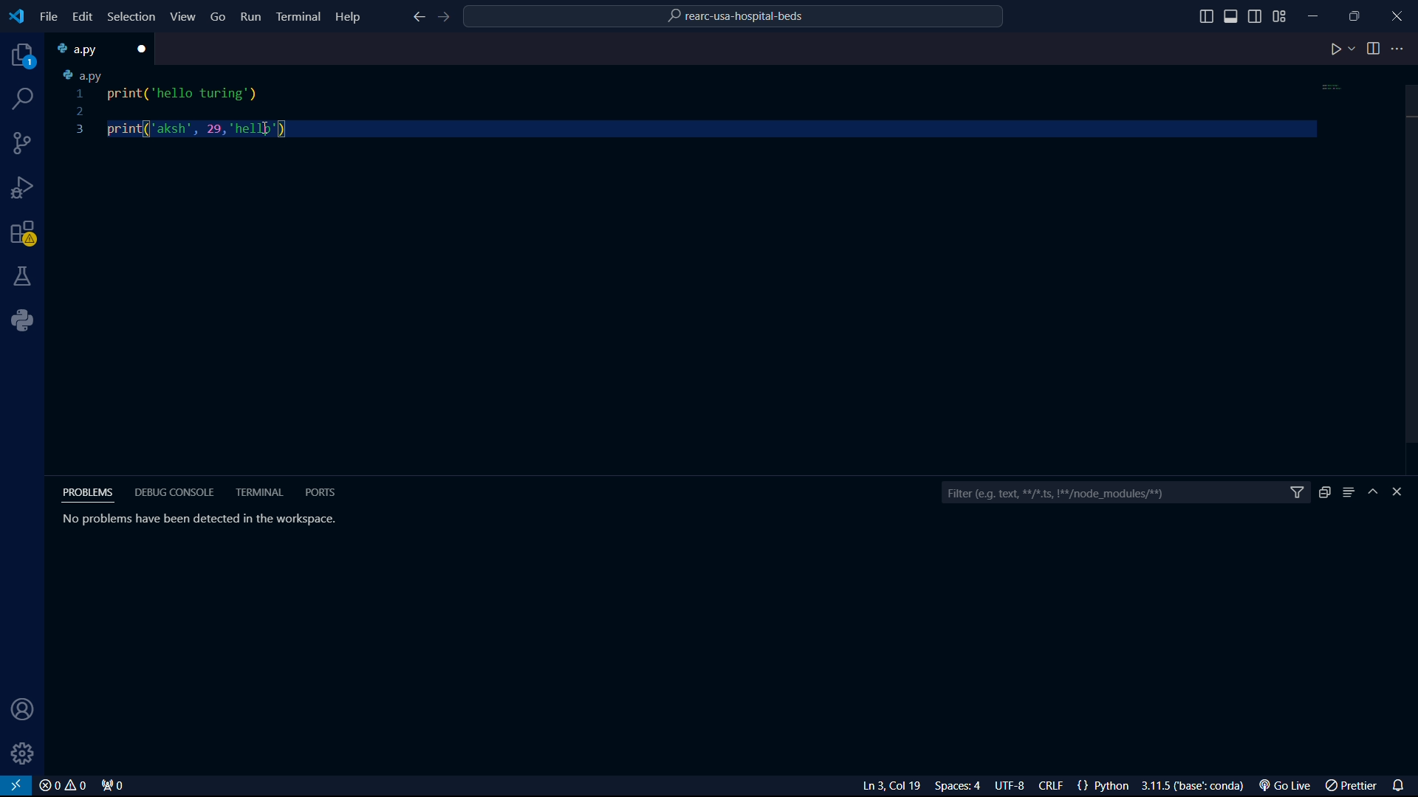 This screenshot has width=1418, height=797. What do you see at coordinates (81, 16) in the screenshot?
I see `edit` at bounding box center [81, 16].